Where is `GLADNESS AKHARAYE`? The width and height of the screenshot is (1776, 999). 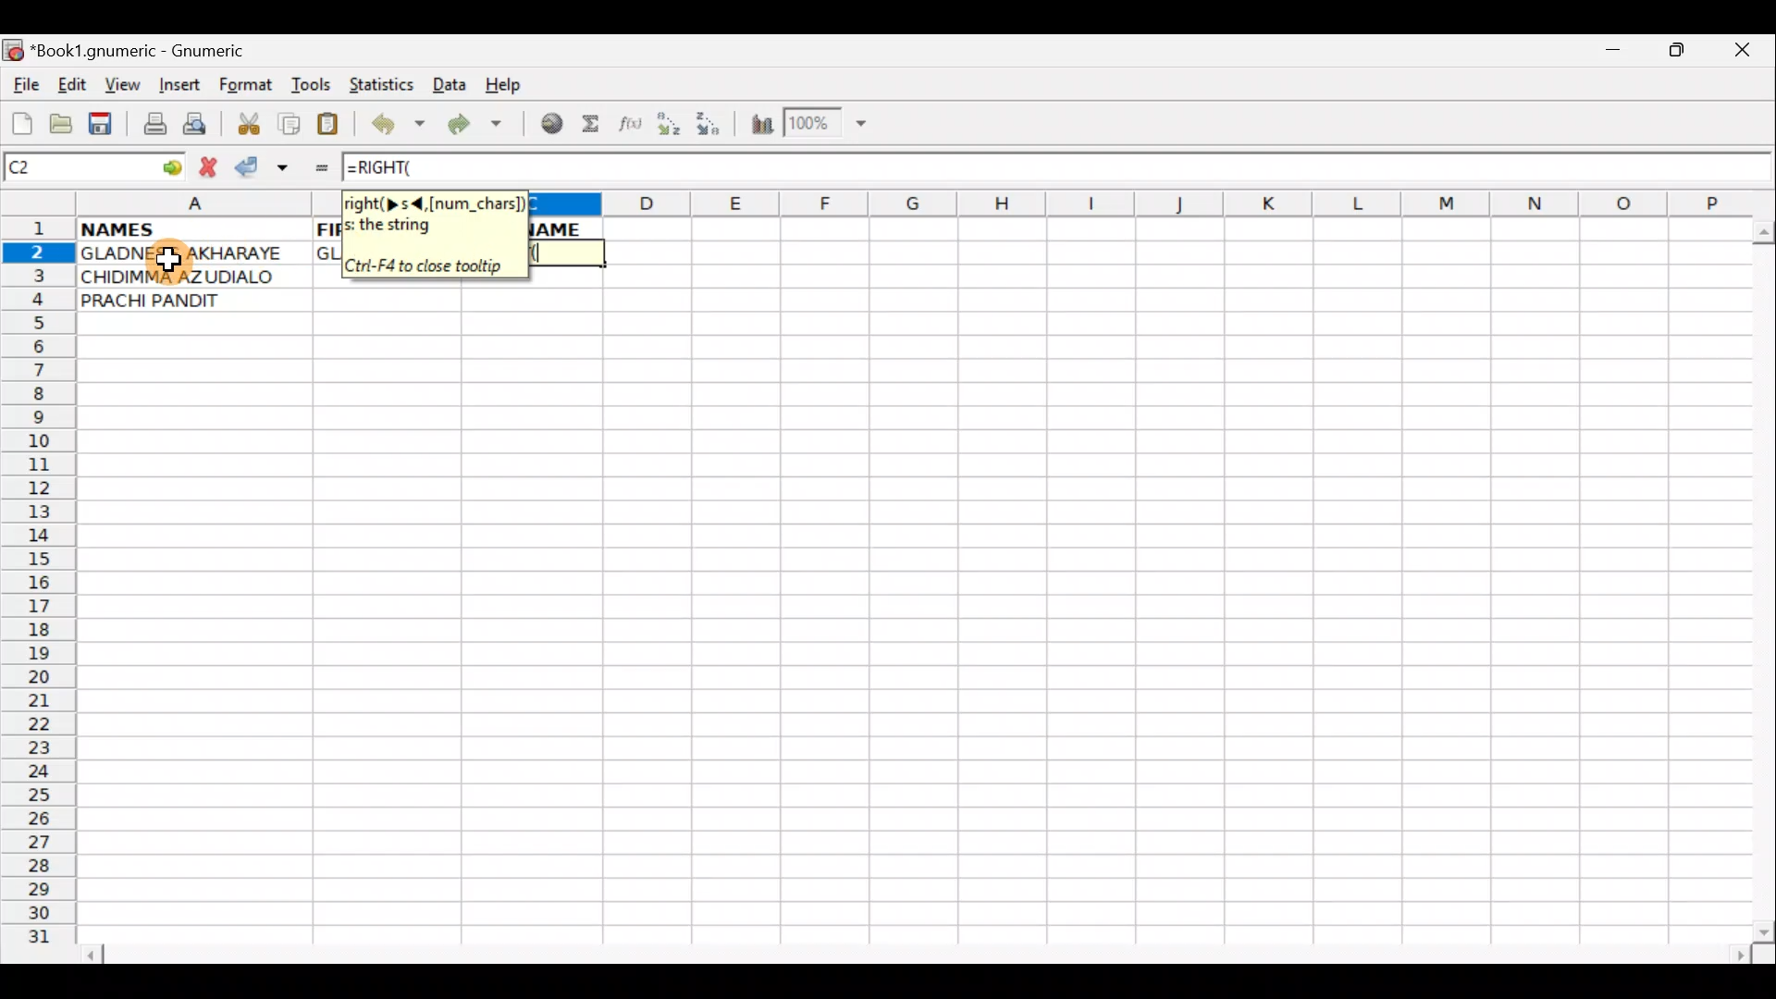 GLADNESS AKHARAYE is located at coordinates (193, 254).